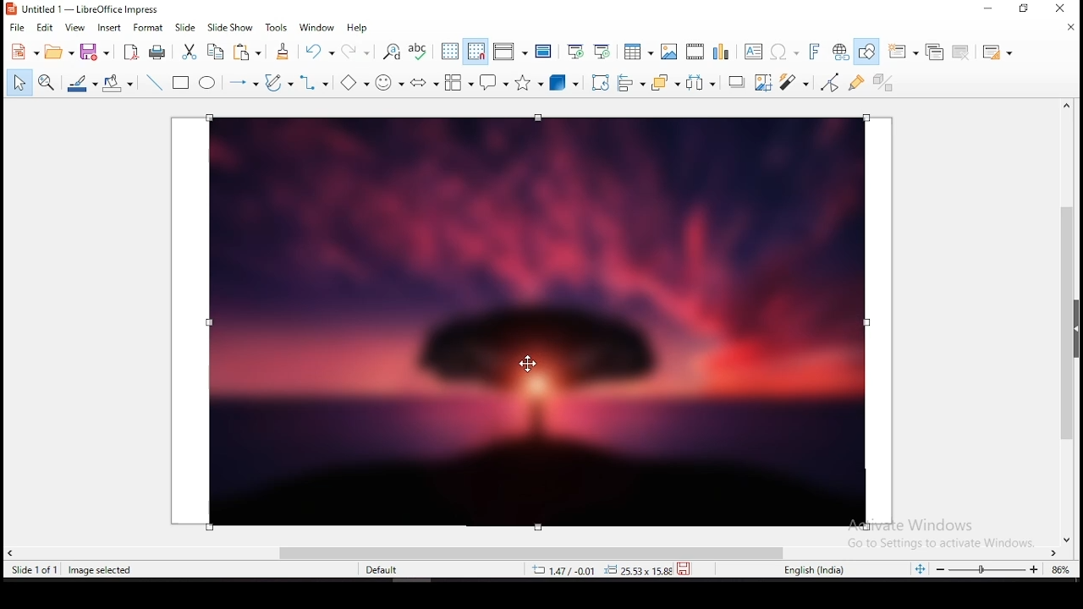  I want to click on  slide layout, so click(997, 52).